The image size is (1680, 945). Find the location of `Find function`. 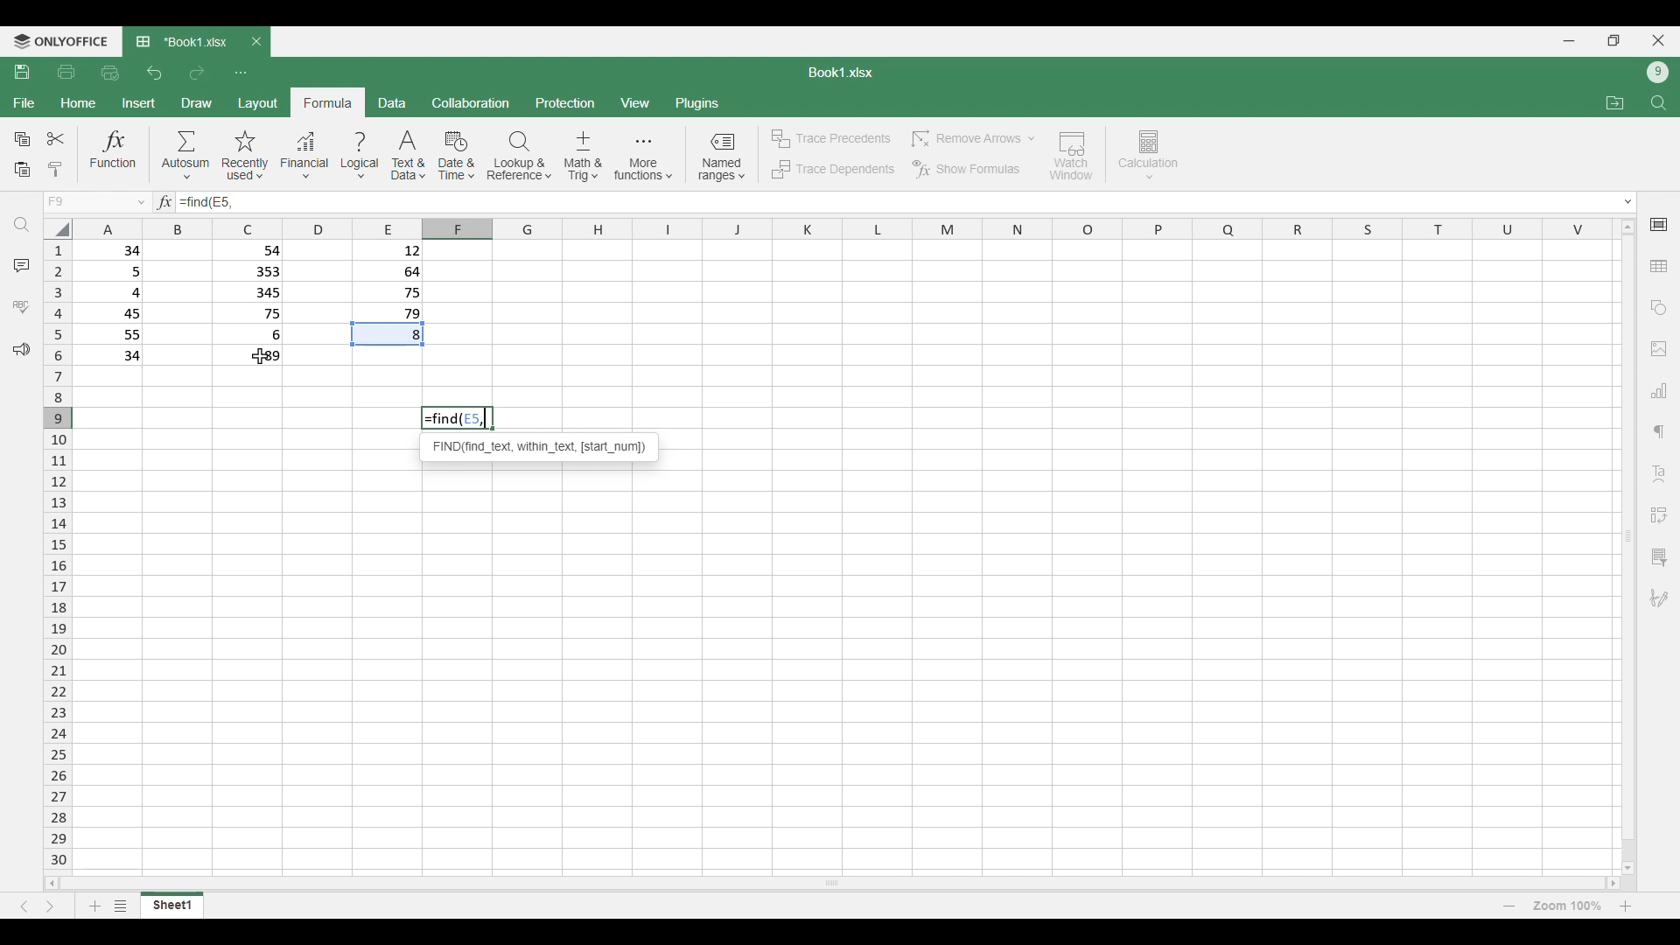

Find function is located at coordinates (441, 418).